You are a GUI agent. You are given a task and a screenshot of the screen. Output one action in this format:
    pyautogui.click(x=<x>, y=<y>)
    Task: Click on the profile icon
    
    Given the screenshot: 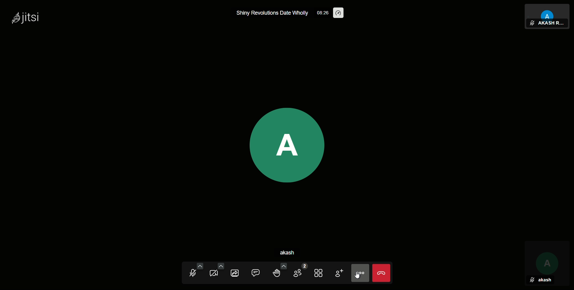 What is the action you would take?
    pyautogui.click(x=287, y=145)
    